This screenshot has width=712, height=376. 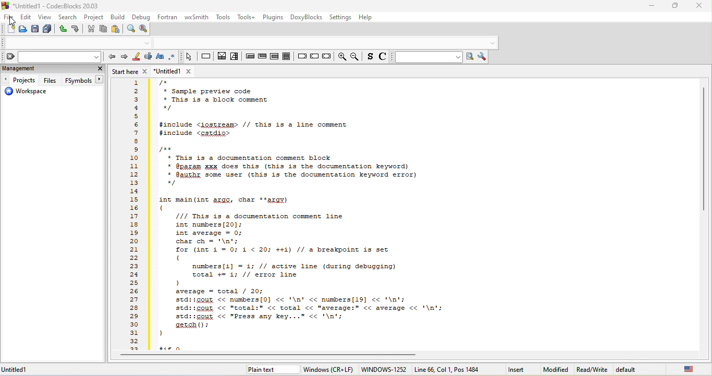 I want to click on vertical scroll bar, so click(x=704, y=148).